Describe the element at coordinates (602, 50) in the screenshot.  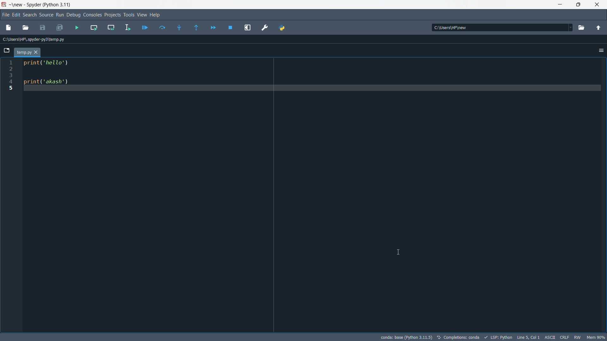
I see `options` at that location.